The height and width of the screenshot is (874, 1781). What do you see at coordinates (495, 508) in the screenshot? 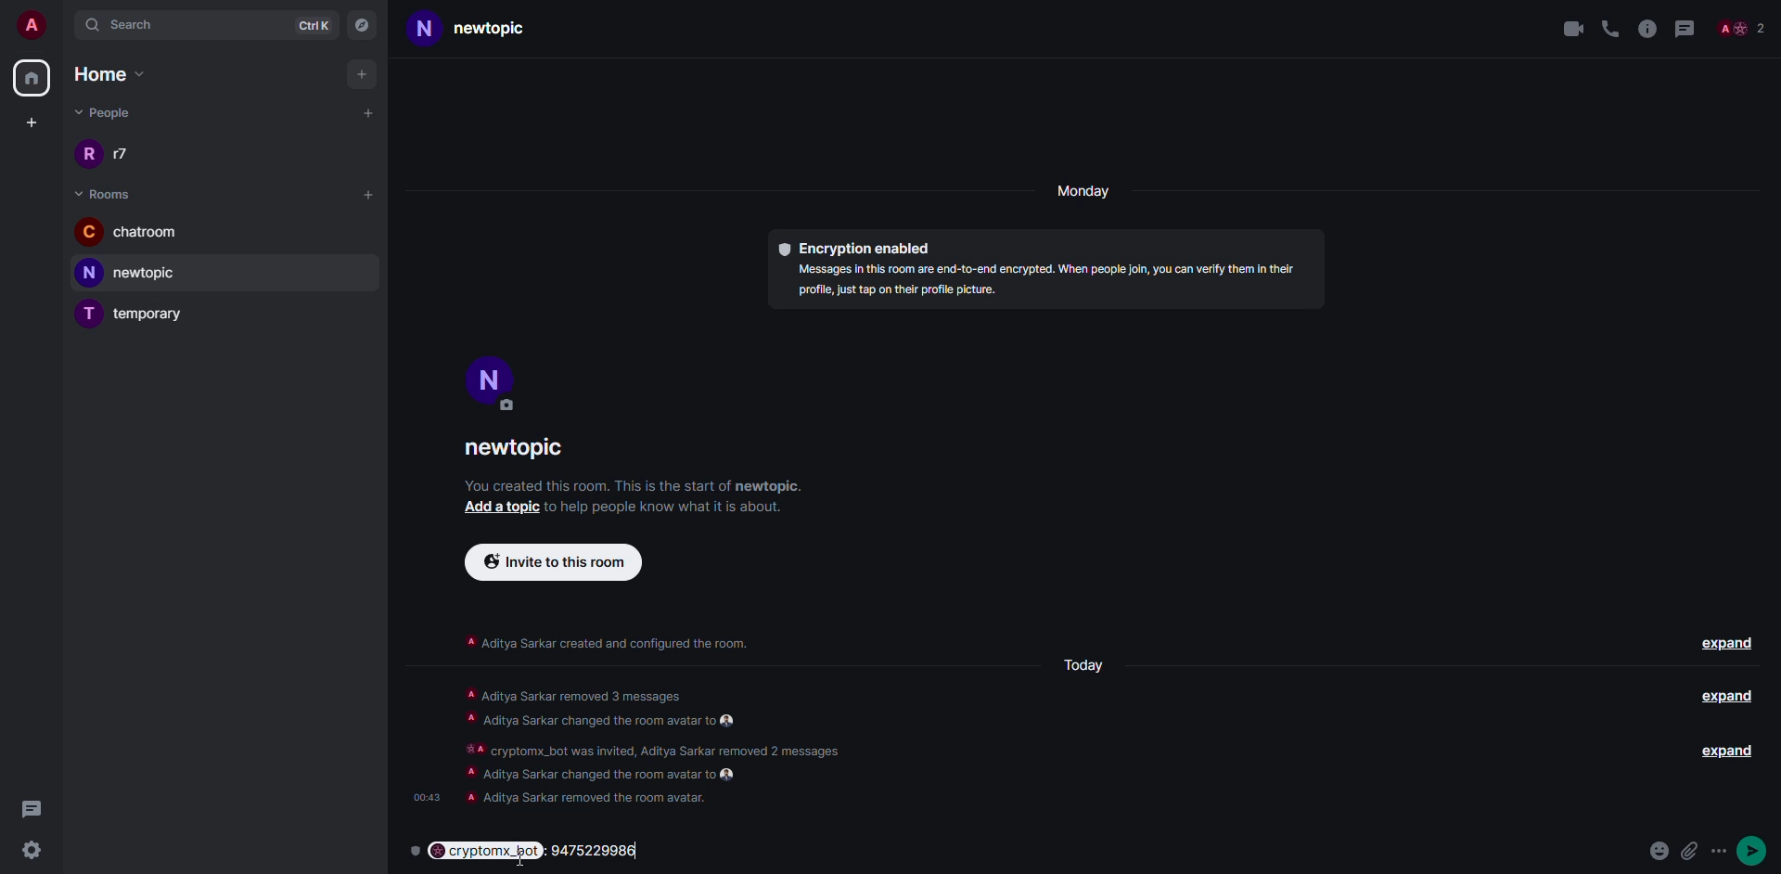
I see `add topic` at bounding box center [495, 508].